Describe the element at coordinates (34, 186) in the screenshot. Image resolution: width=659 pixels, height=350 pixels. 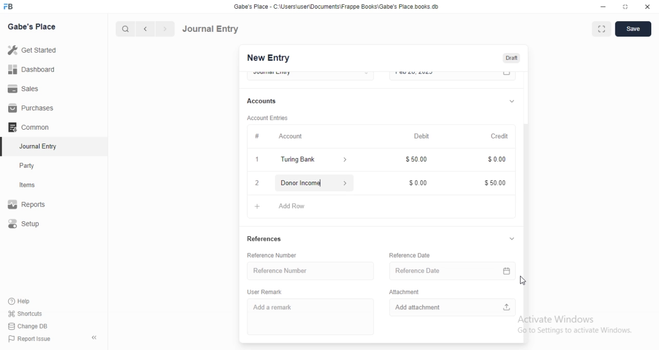
I see `items` at that location.